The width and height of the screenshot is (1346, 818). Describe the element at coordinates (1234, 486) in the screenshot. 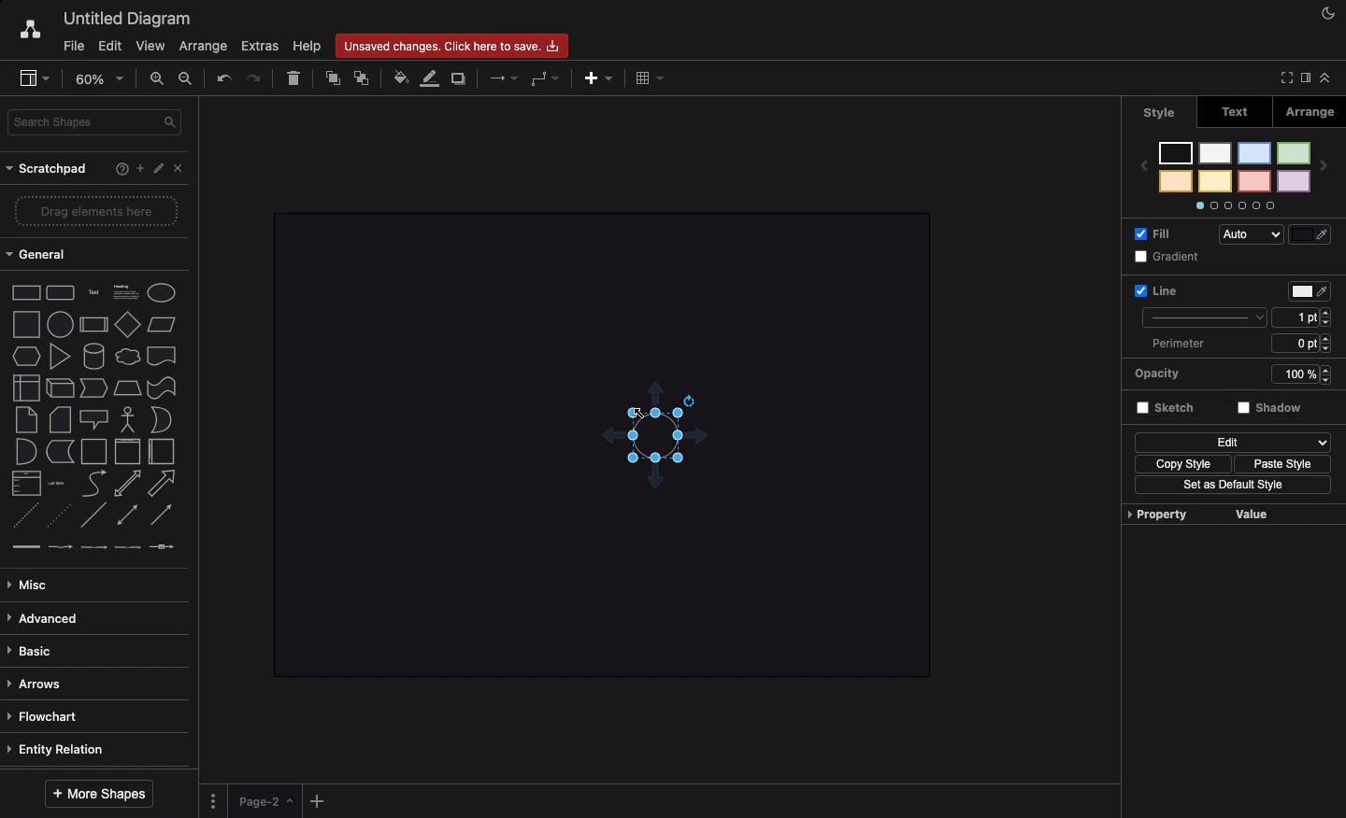

I see `Set as default style` at that location.